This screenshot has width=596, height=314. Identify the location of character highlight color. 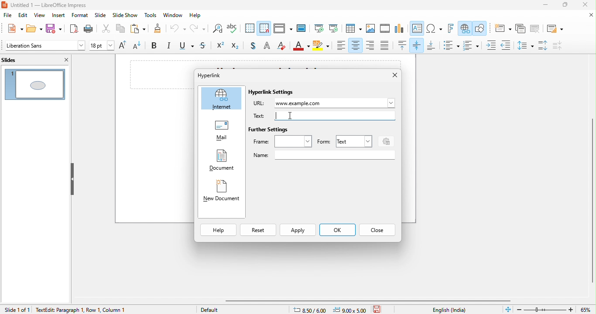
(322, 47).